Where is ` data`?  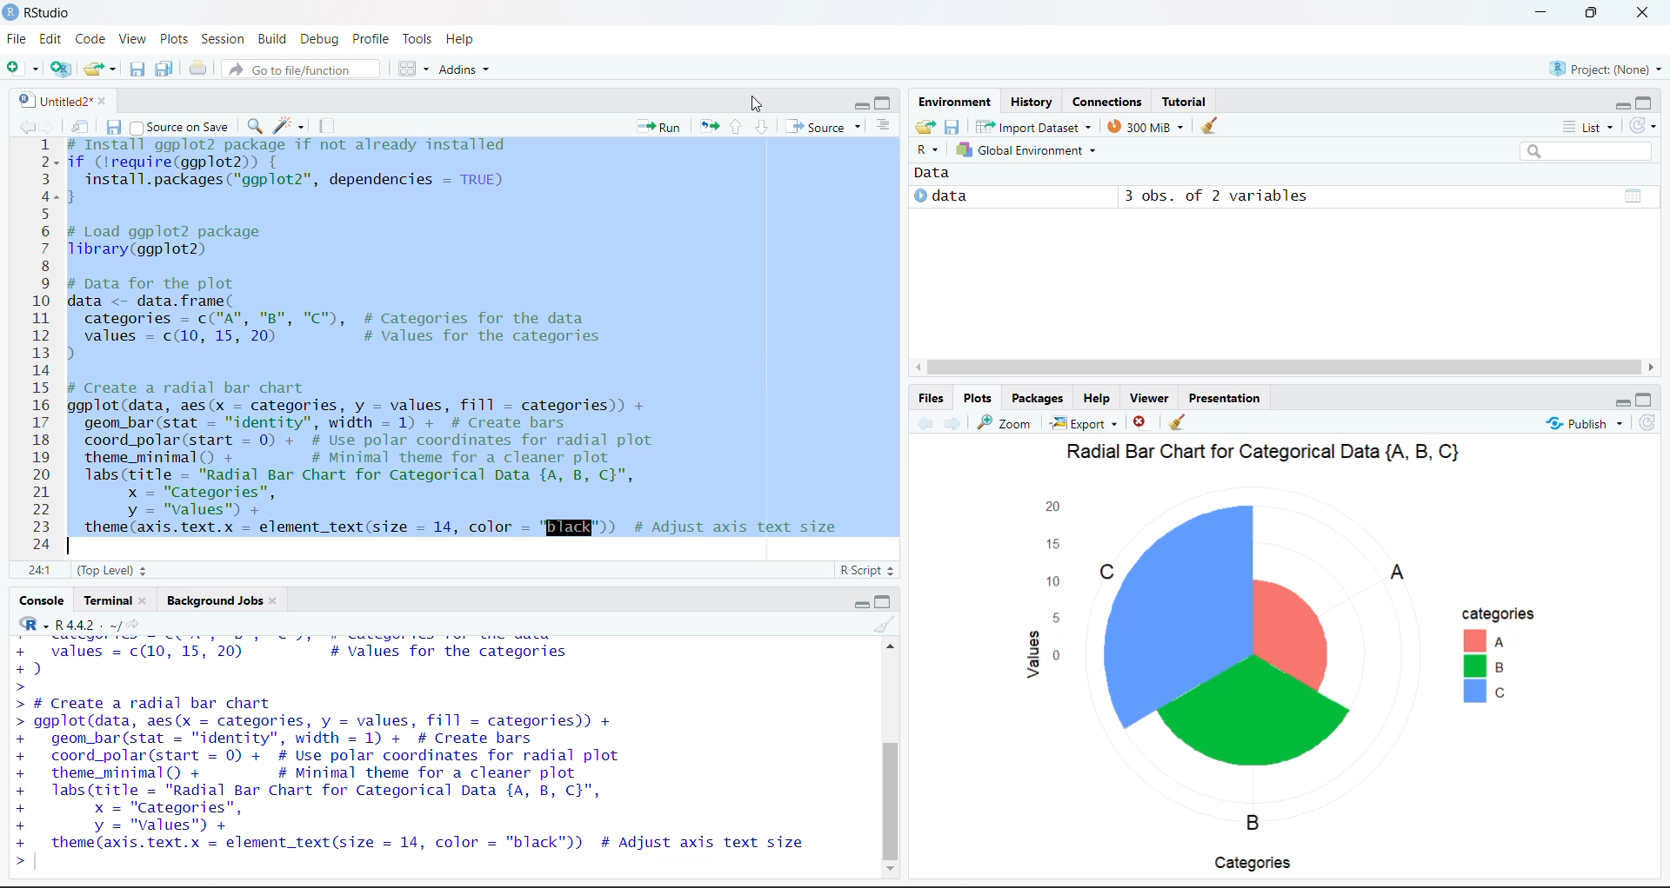  data is located at coordinates (942, 199).